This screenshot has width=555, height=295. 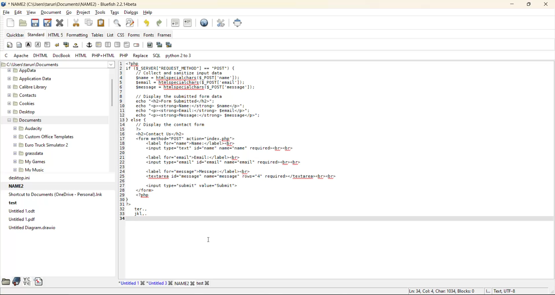 I want to click on Application Data, so click(x=29, y=79).